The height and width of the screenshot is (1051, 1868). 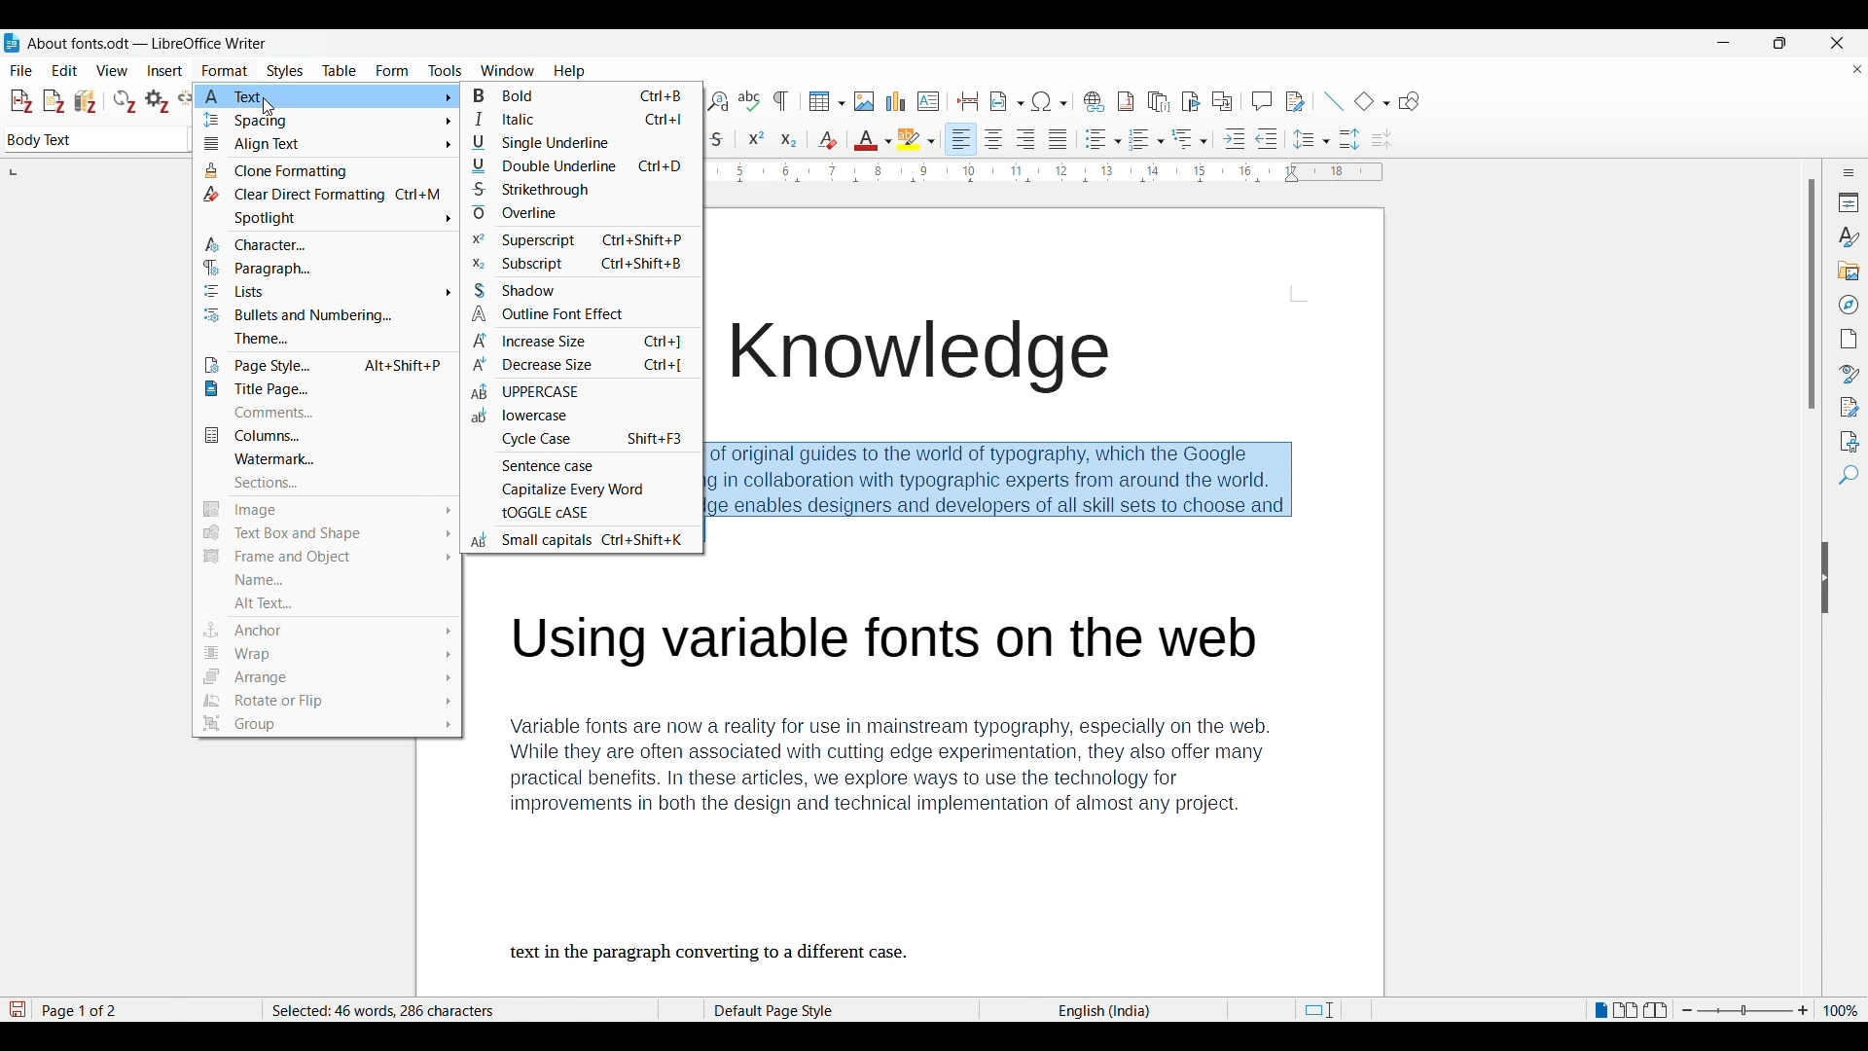 I want to click on Watermark, so click(x=321, y=459).